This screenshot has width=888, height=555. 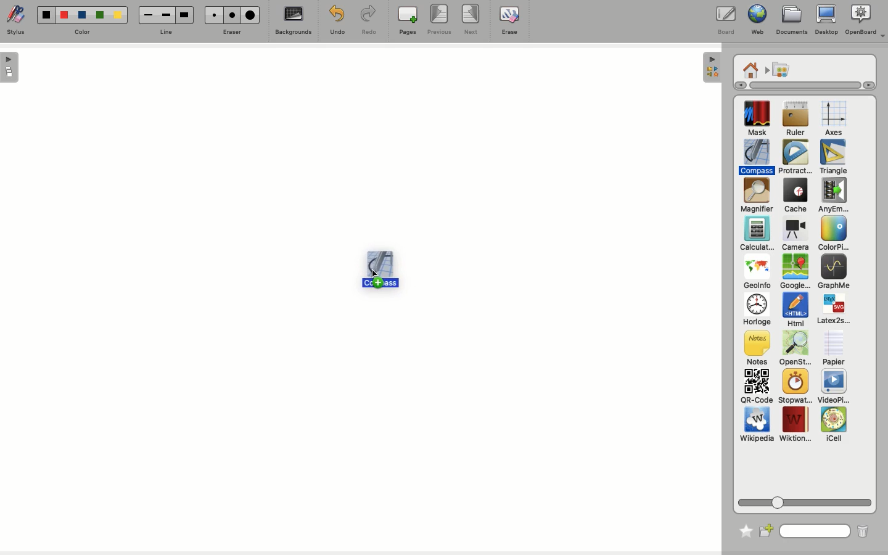 I want to click on Wiktion, so click(x=795, y=425).